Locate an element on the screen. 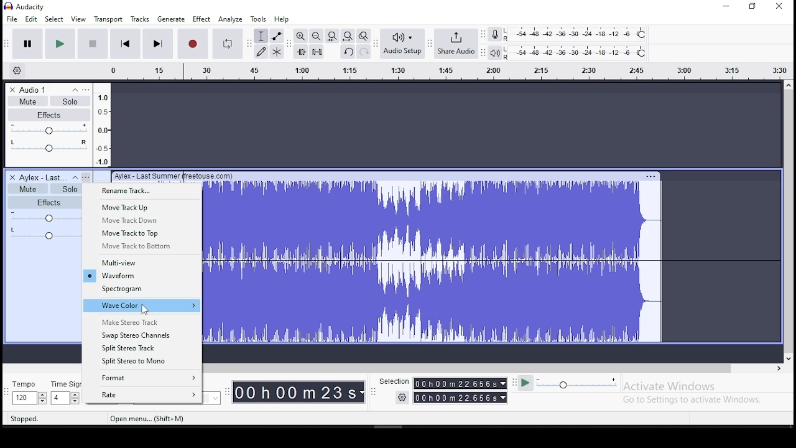 The height and width of the screenshot is (448, 796). 00 h 00 m 23 s is located at coordinates (298, 393).